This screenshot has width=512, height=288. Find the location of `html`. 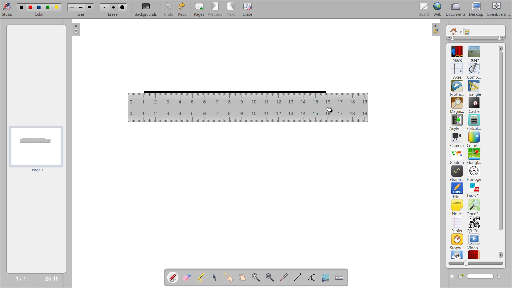

html is located at coordinates (458, 191).